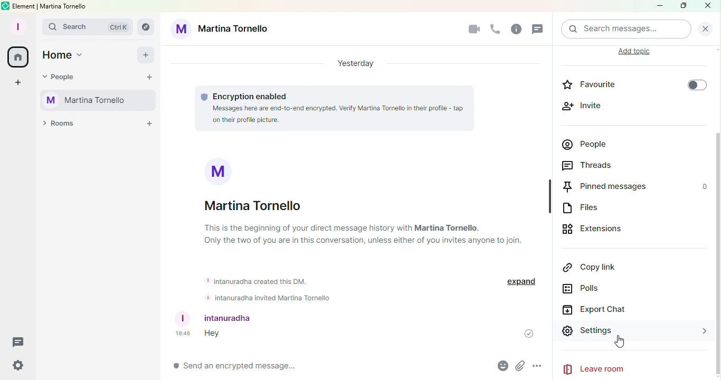  What do you see at coordinates (496, 29) in the screenshot?
I see `Call` at bounding box center [496, 29].